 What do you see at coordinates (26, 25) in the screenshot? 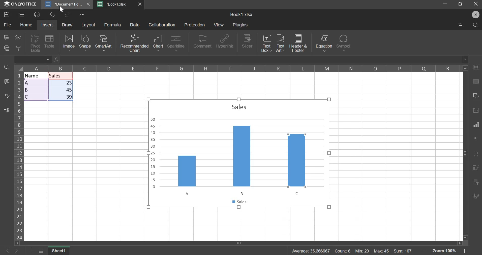
I see `home` at bounding box center [26, 25].